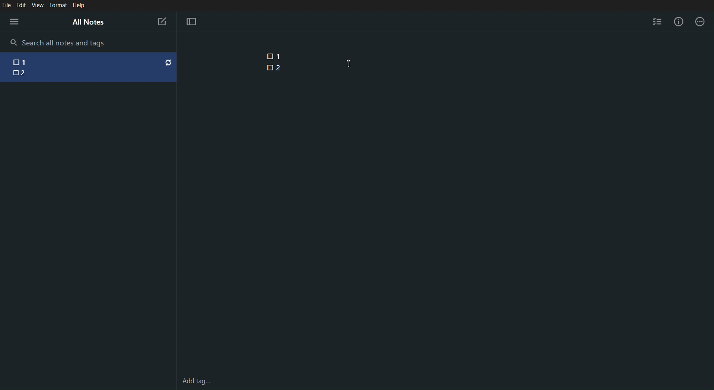  I want to click on 2, so click(26, 73).